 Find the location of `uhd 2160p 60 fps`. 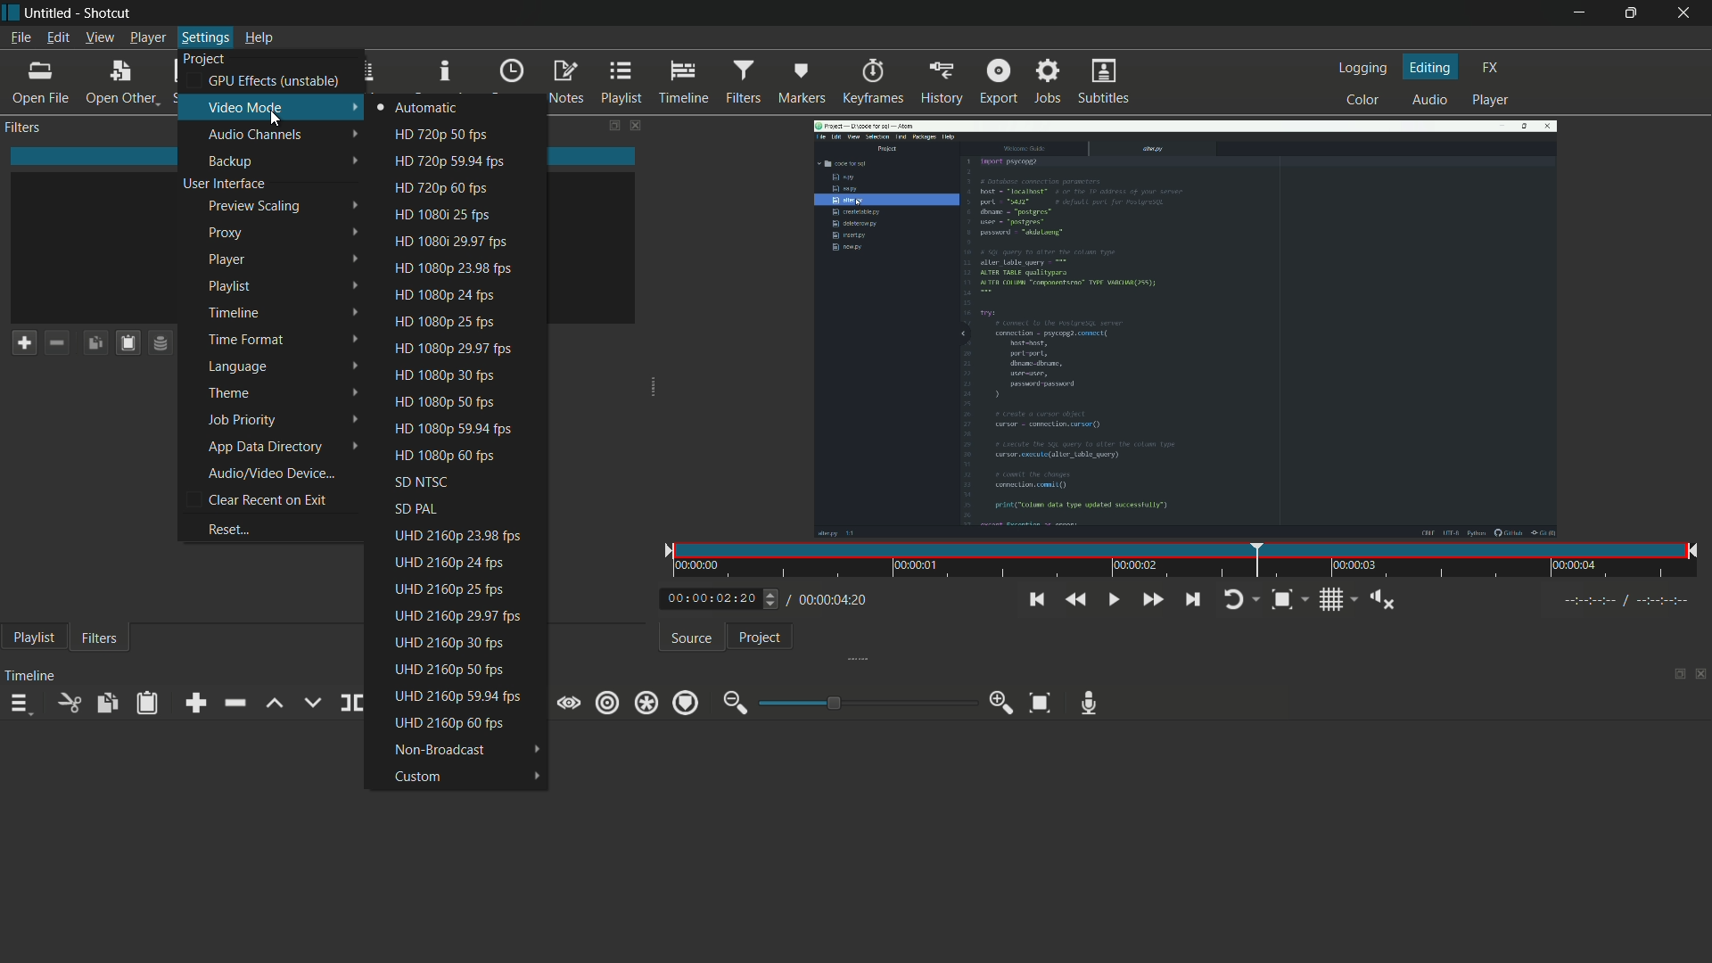

uhd 2160p 60 fps is located at coordinates (462, 723).